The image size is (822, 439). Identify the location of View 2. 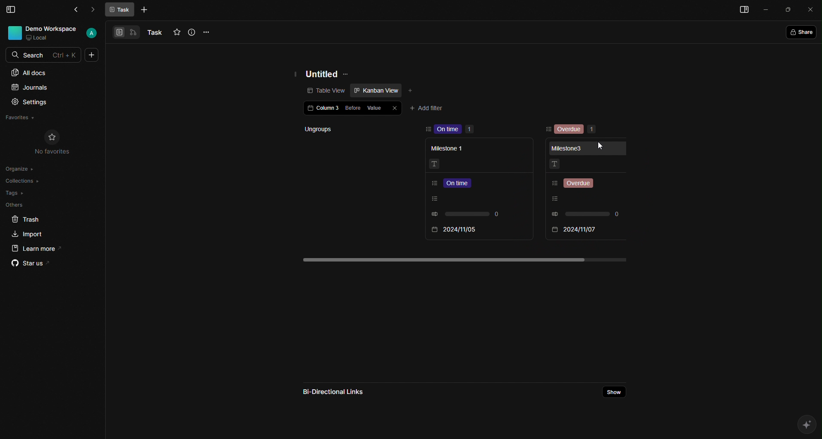
(133, 33).